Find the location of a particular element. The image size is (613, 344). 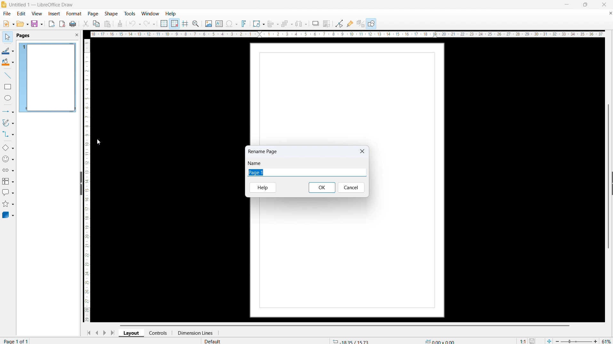

Rename page  is located at coordinates (263, 152).